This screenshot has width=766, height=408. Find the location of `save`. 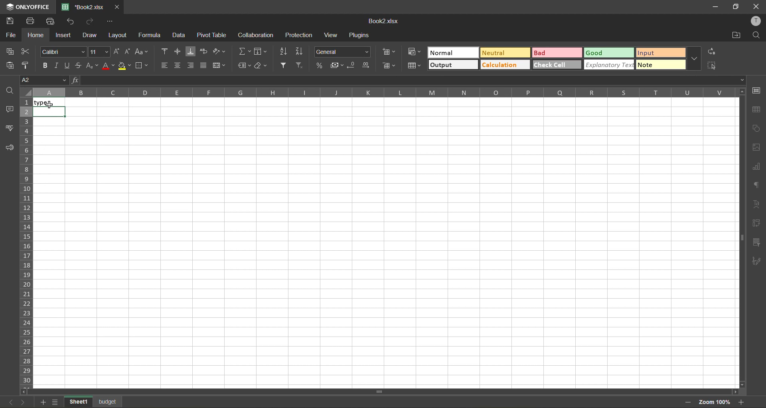

save is located at coordinates (10, 21).